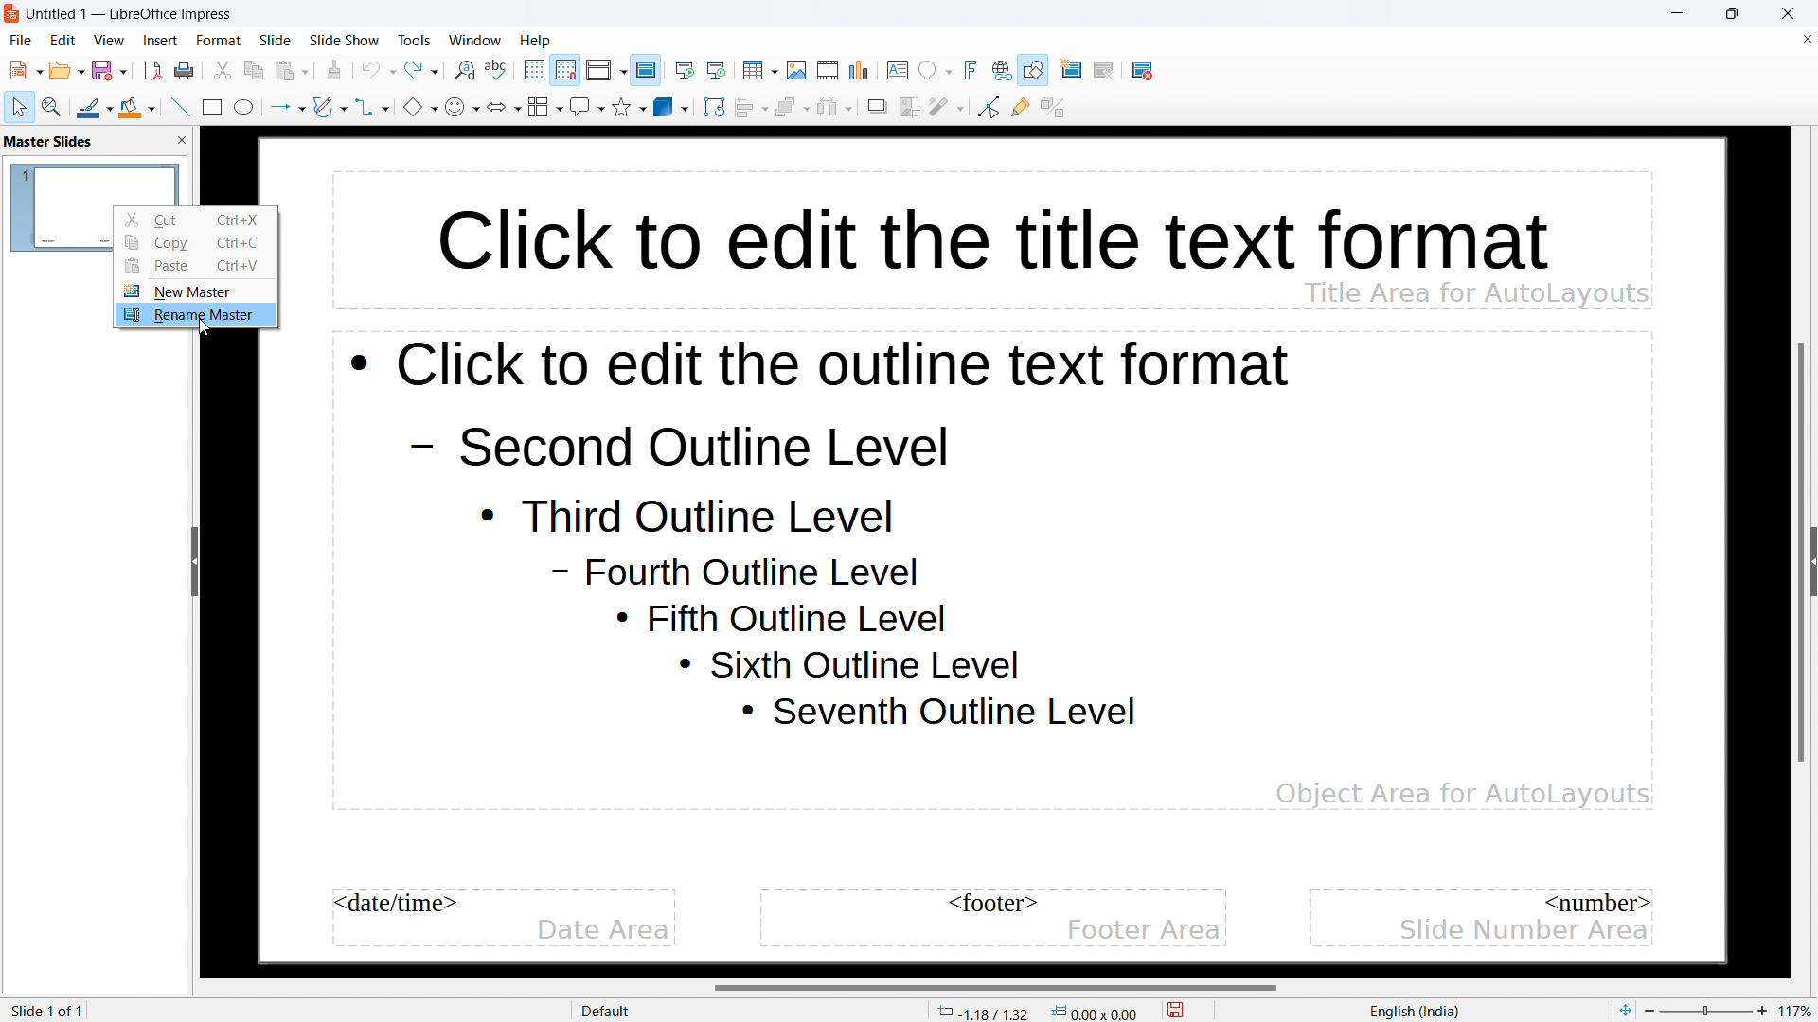 This screenshot has height=1022, width=1818. What do you see at coordinates (1076, 70) in the screenshot?
I see `new slide` at bounding box center [1076, 70].